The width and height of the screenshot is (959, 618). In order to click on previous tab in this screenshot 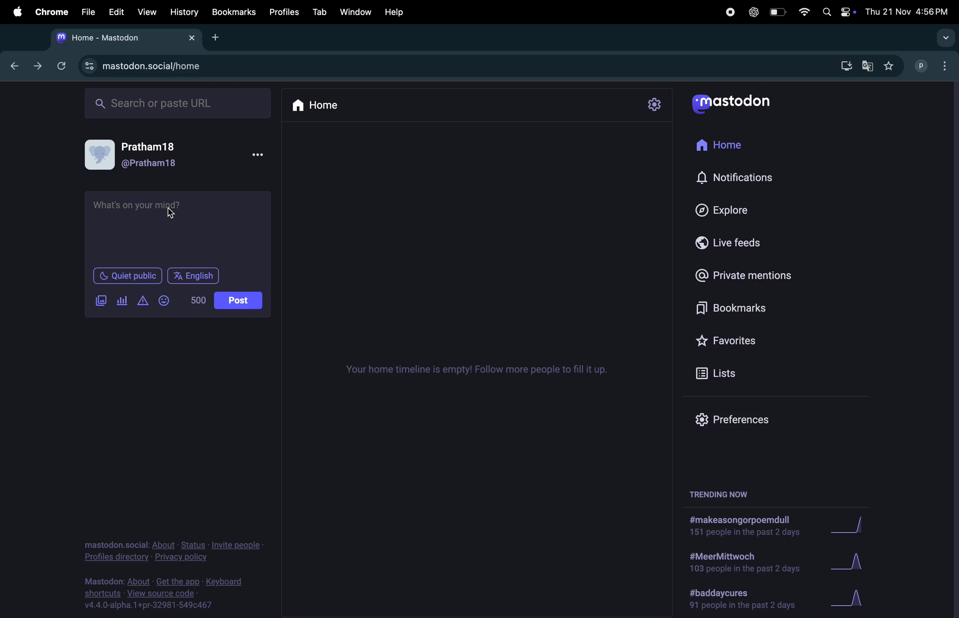, I will do `click(16, 65)`.